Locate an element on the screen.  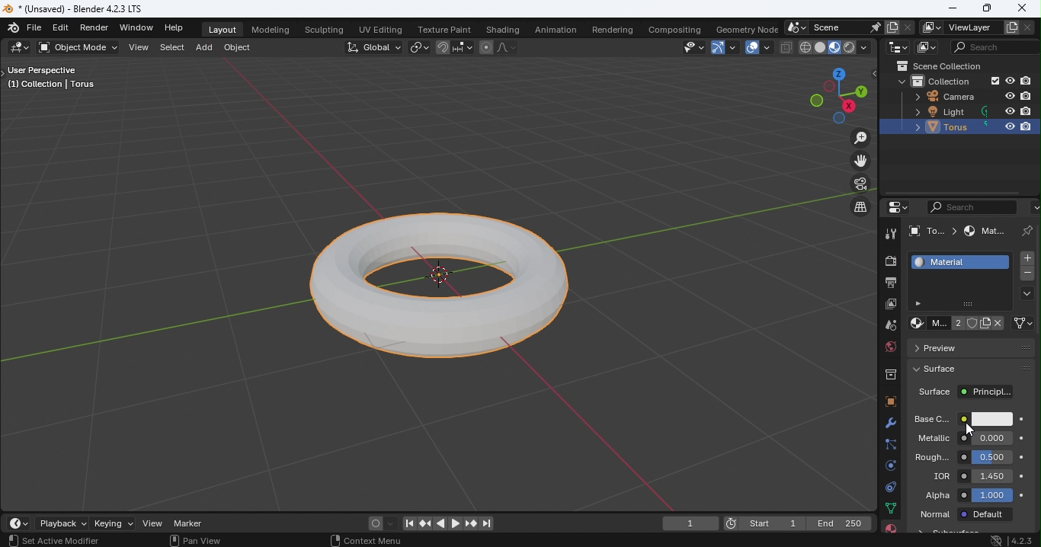
Pin scene to workspace is located at coordinates (873, 27).